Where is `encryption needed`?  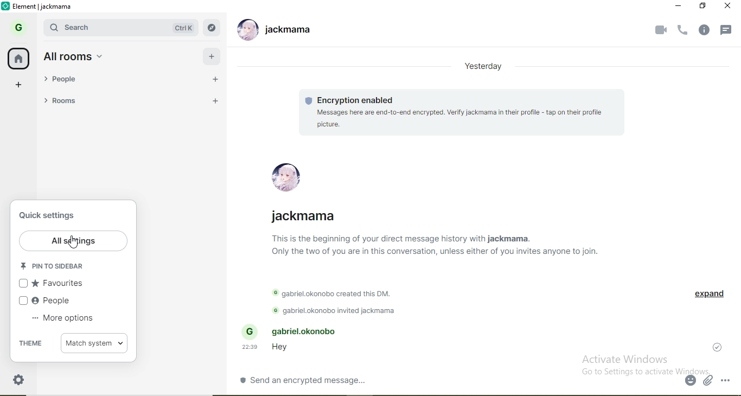
encryption needed is located at coordinates (351, 99).